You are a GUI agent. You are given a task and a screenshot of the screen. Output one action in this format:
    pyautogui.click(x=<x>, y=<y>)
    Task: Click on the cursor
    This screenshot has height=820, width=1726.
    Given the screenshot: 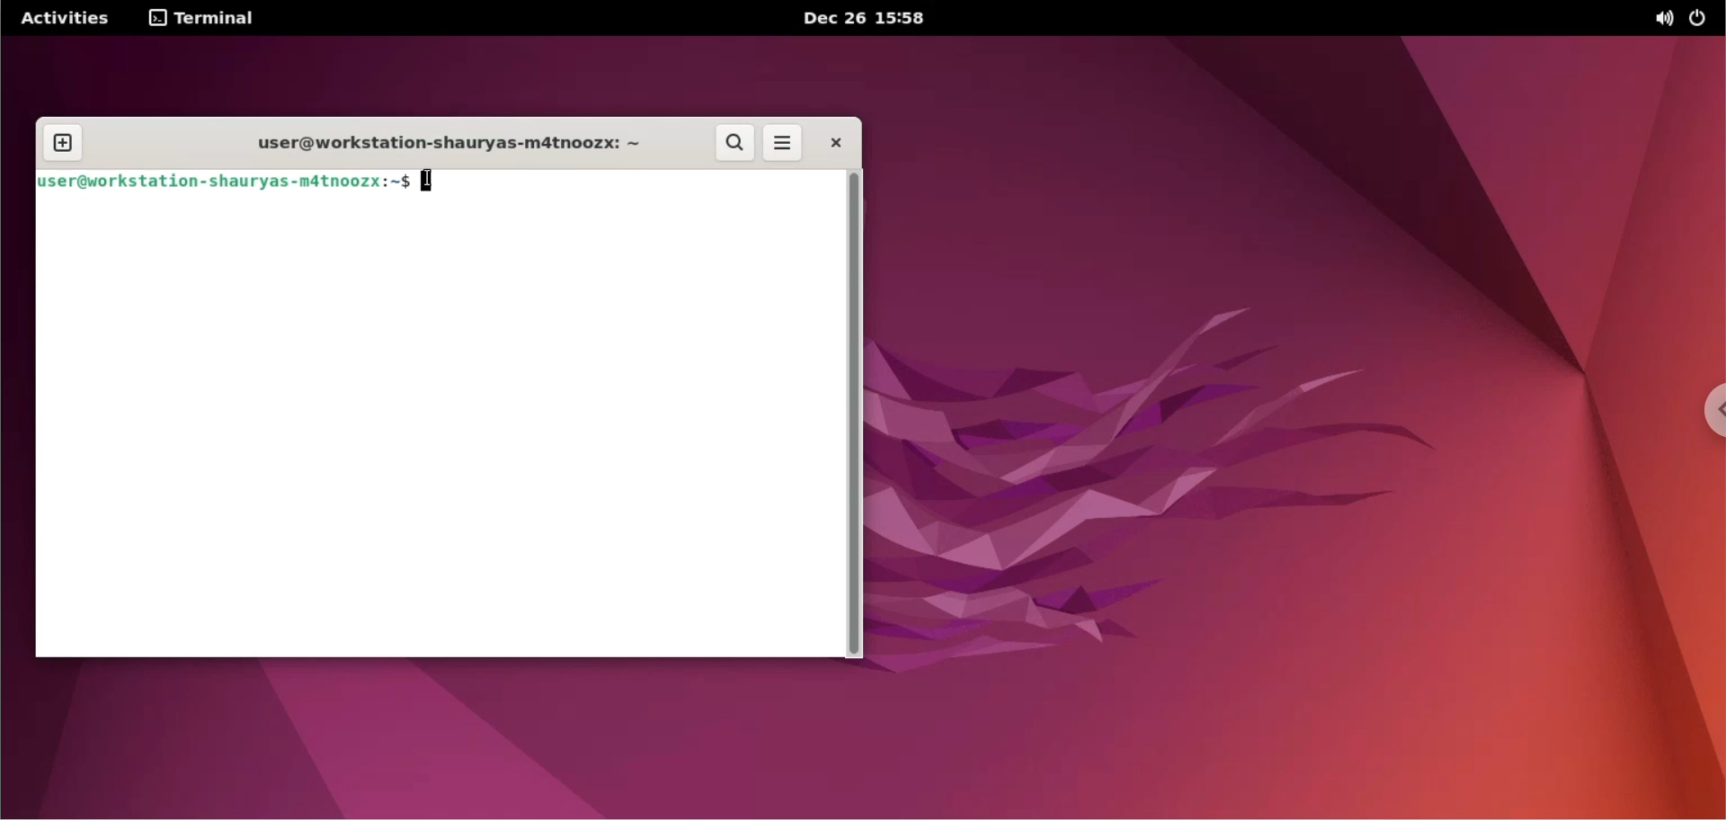 What is the action you would take?
    pyautogui.click(x=436, y=184)
    